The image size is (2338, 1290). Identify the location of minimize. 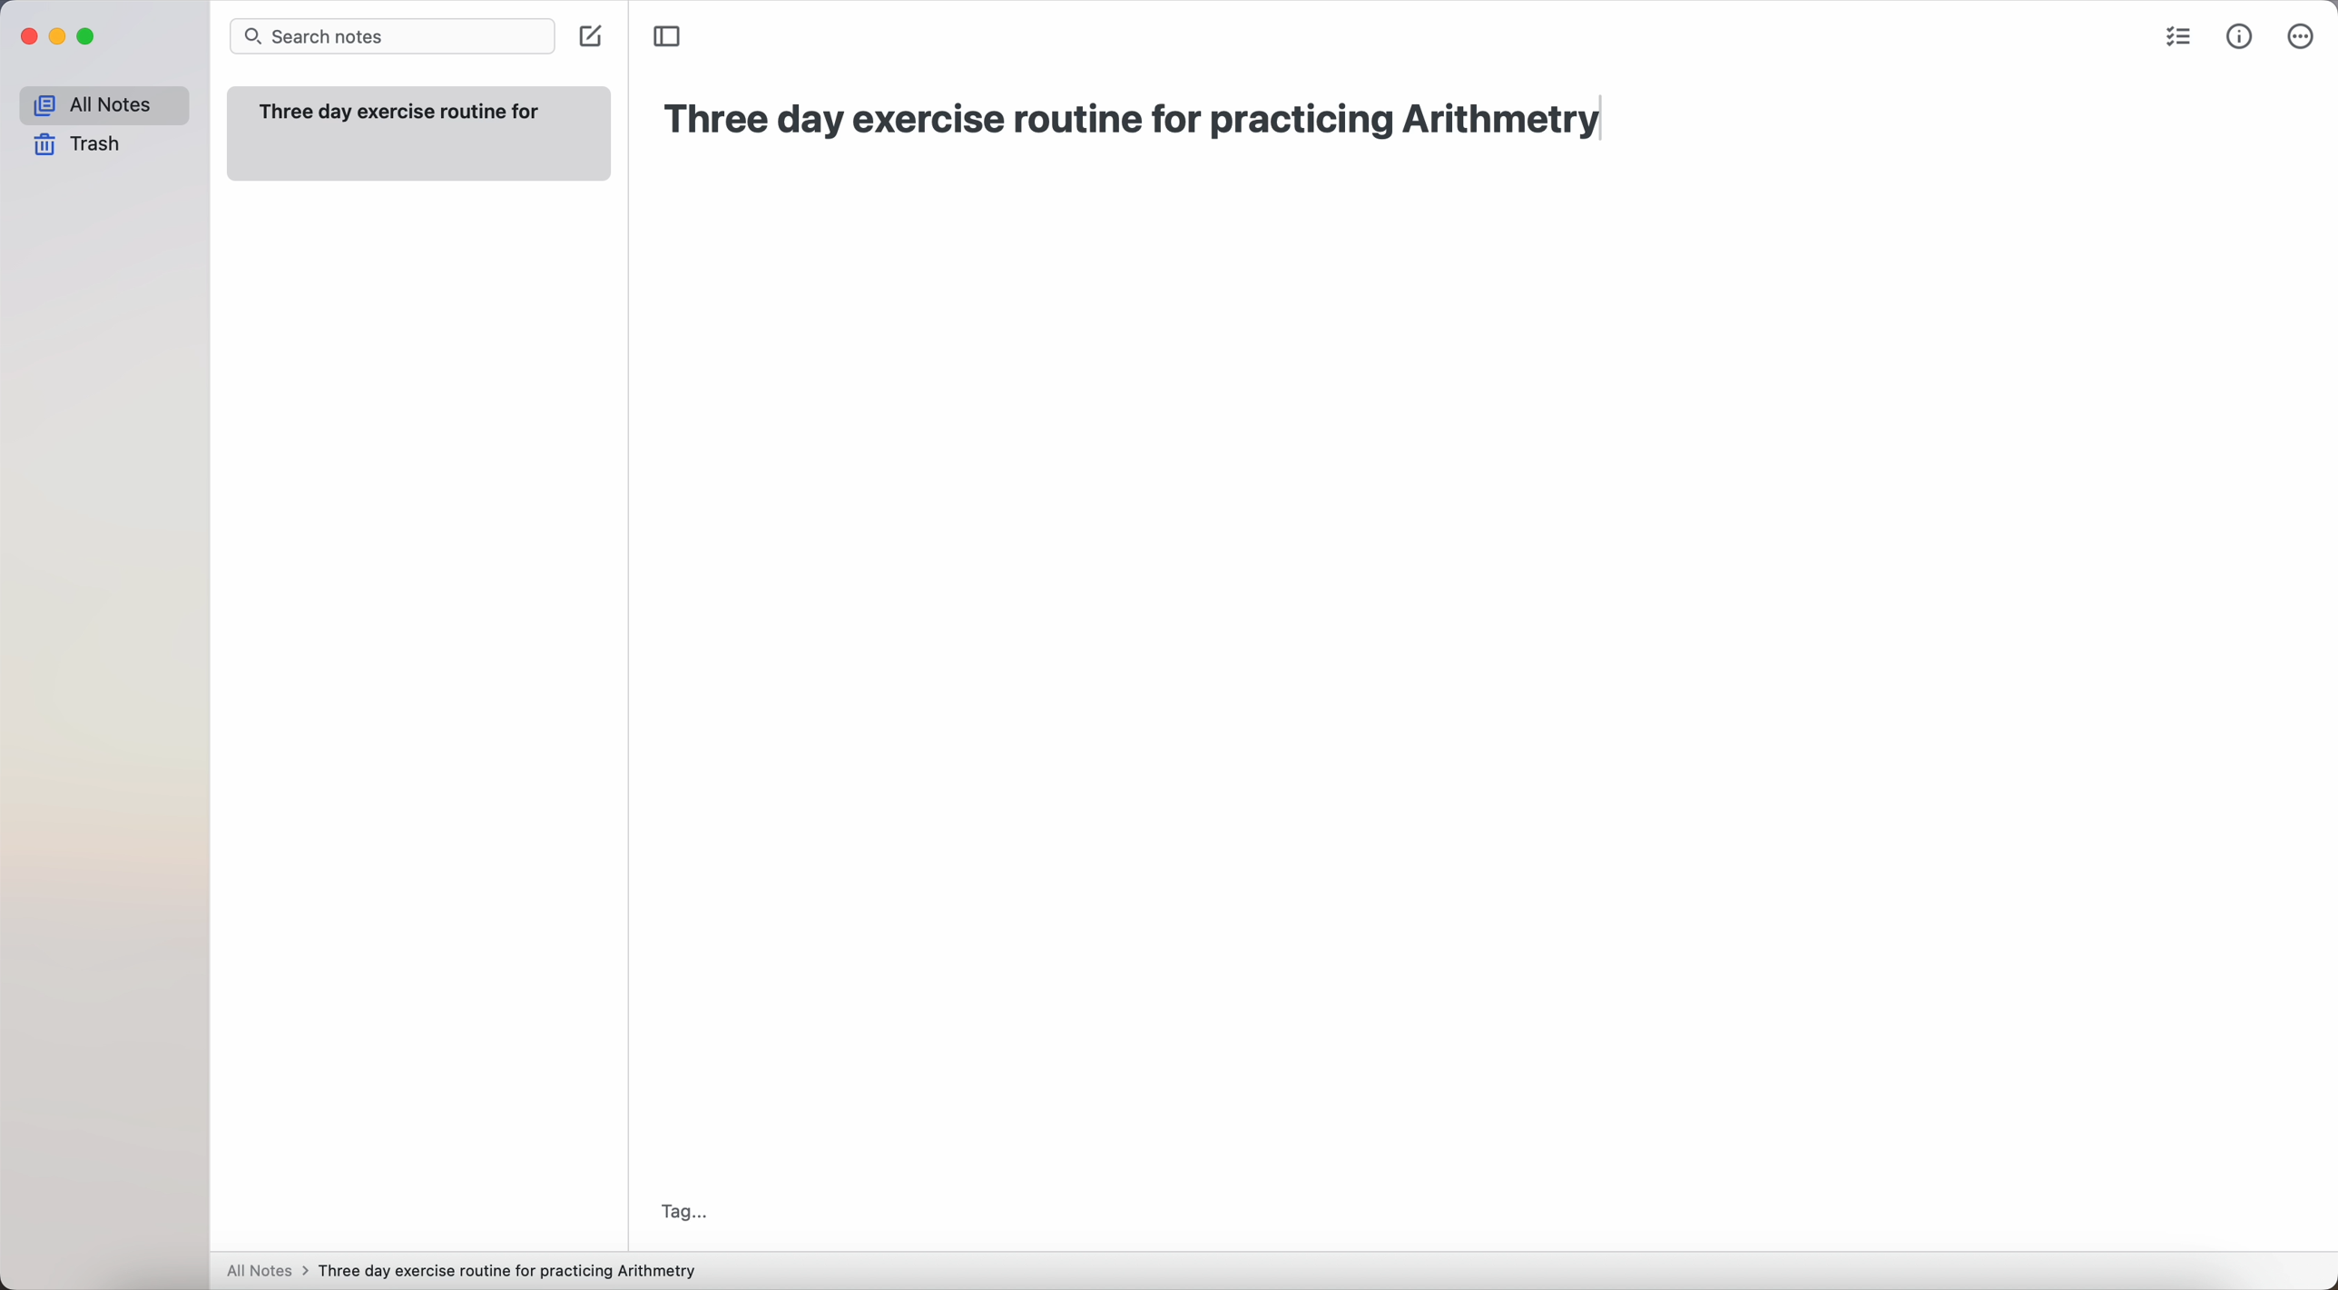
(57, 38).